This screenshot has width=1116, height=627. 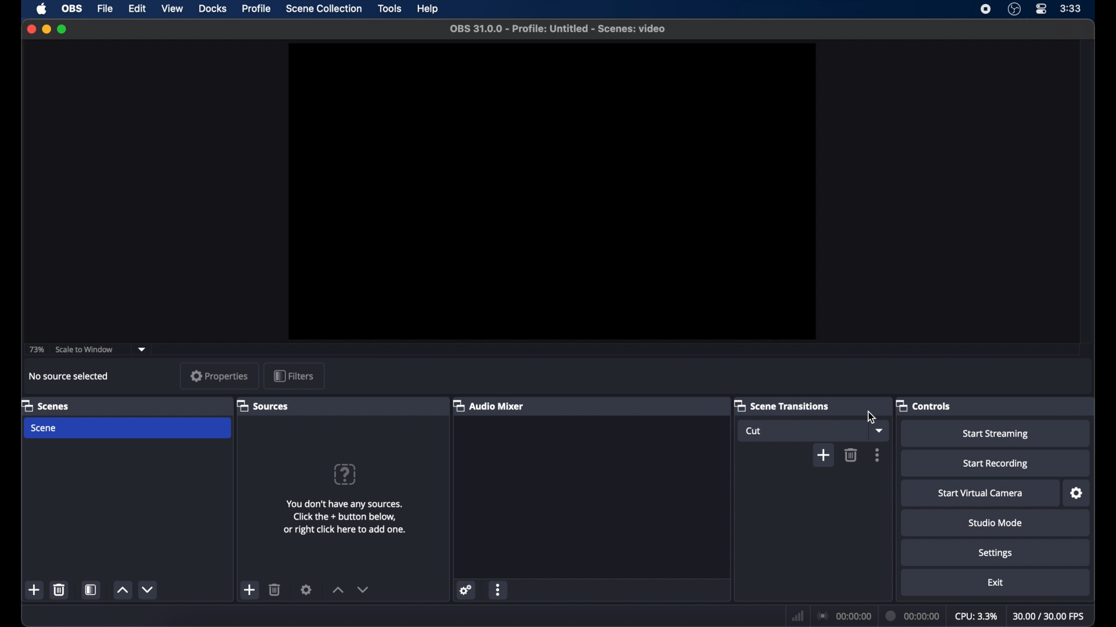 I want to click on 73%, so click(x=35, y=349).